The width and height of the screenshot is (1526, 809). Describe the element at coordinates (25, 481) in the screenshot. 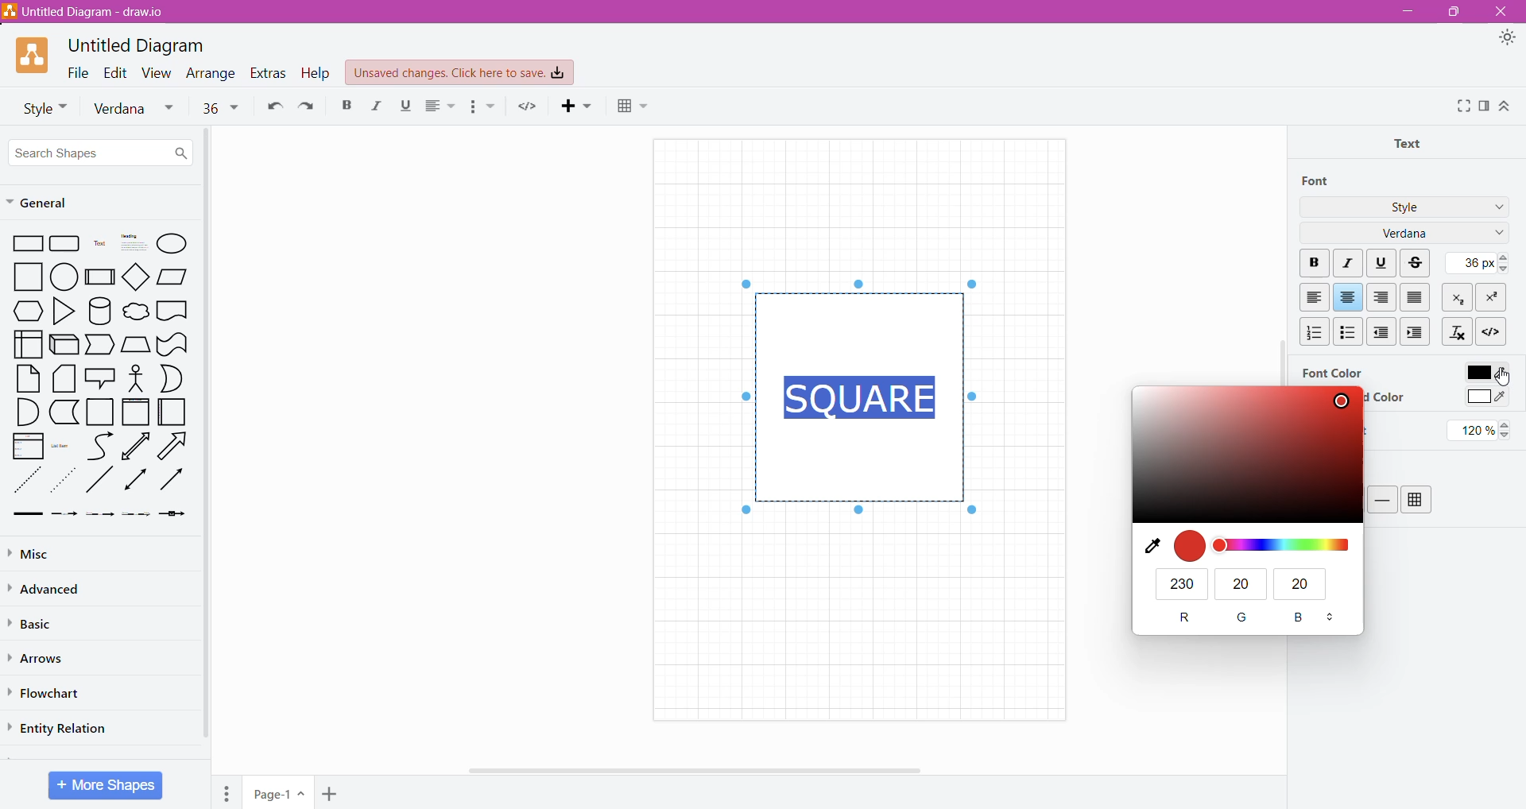

I see `Dotted Line` at that location.